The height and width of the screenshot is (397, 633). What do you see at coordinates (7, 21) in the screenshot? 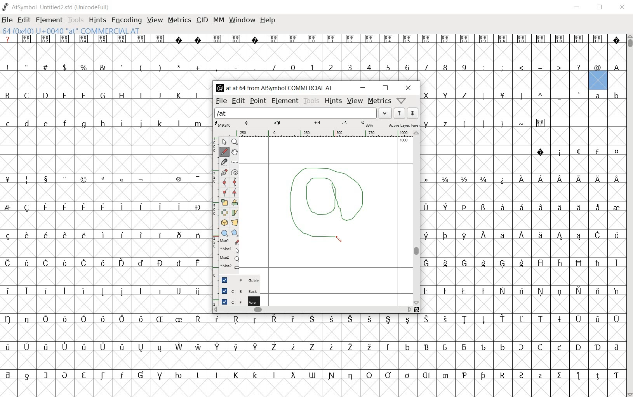
I see `FILE` at bounding box center [7, 21].